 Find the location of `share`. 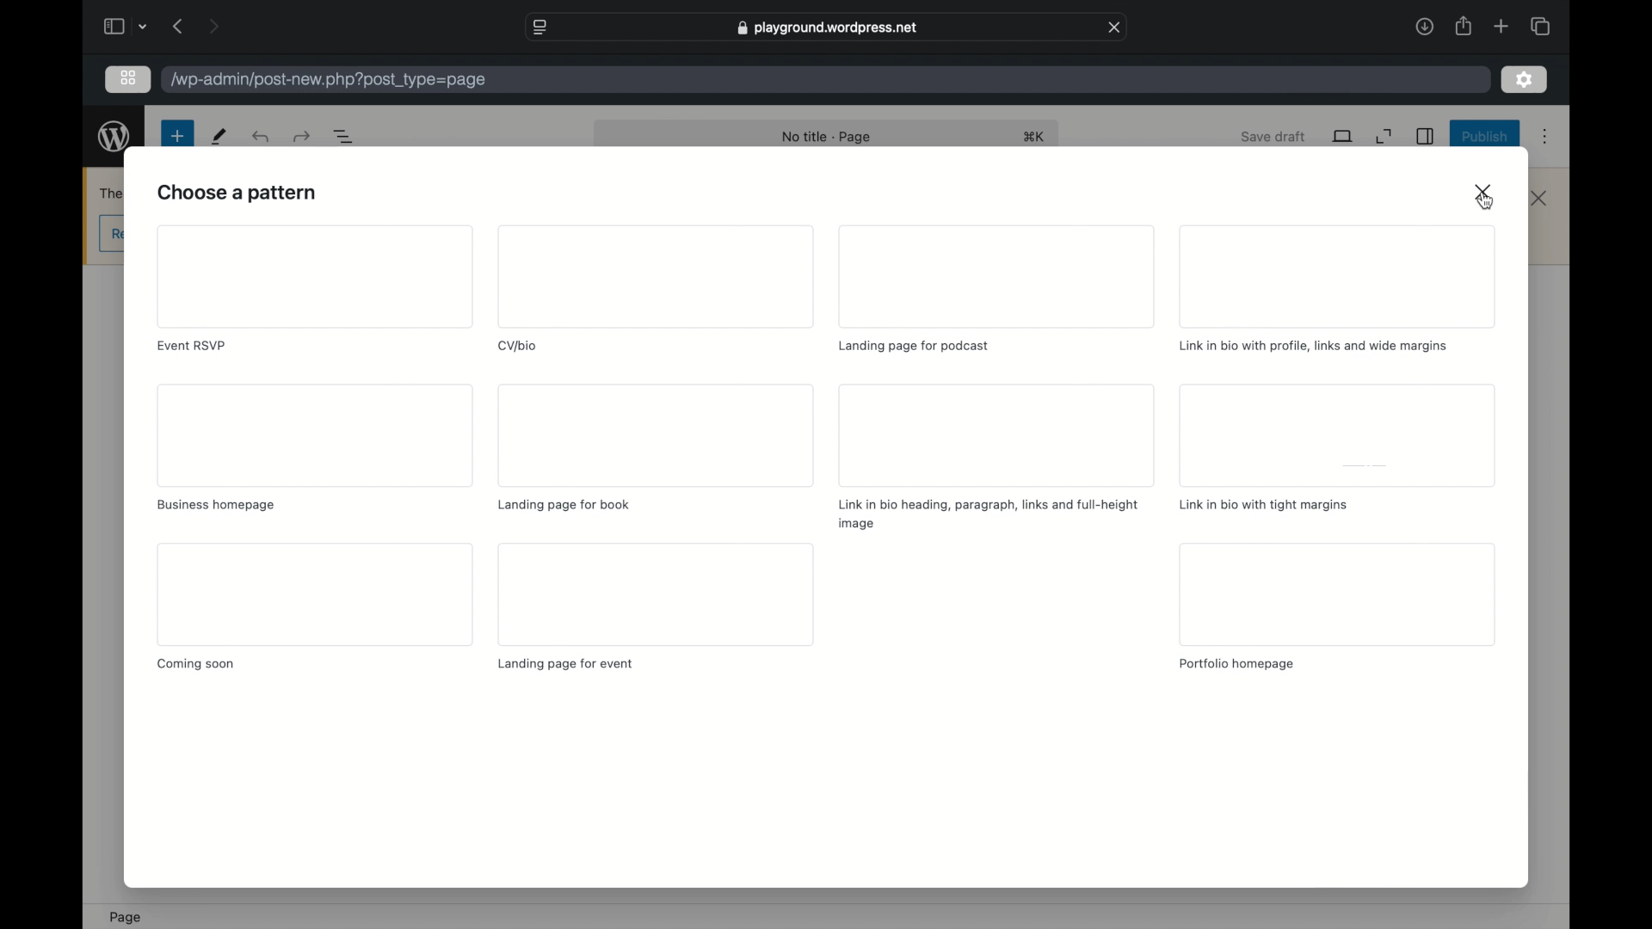

share is located at coordinates (1464, 26).